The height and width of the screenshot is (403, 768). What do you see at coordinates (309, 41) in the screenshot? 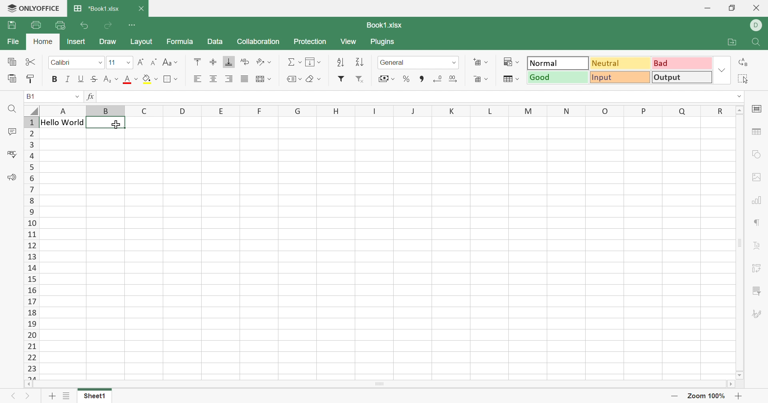
I see `Protection` at bounding box center [309, 41].